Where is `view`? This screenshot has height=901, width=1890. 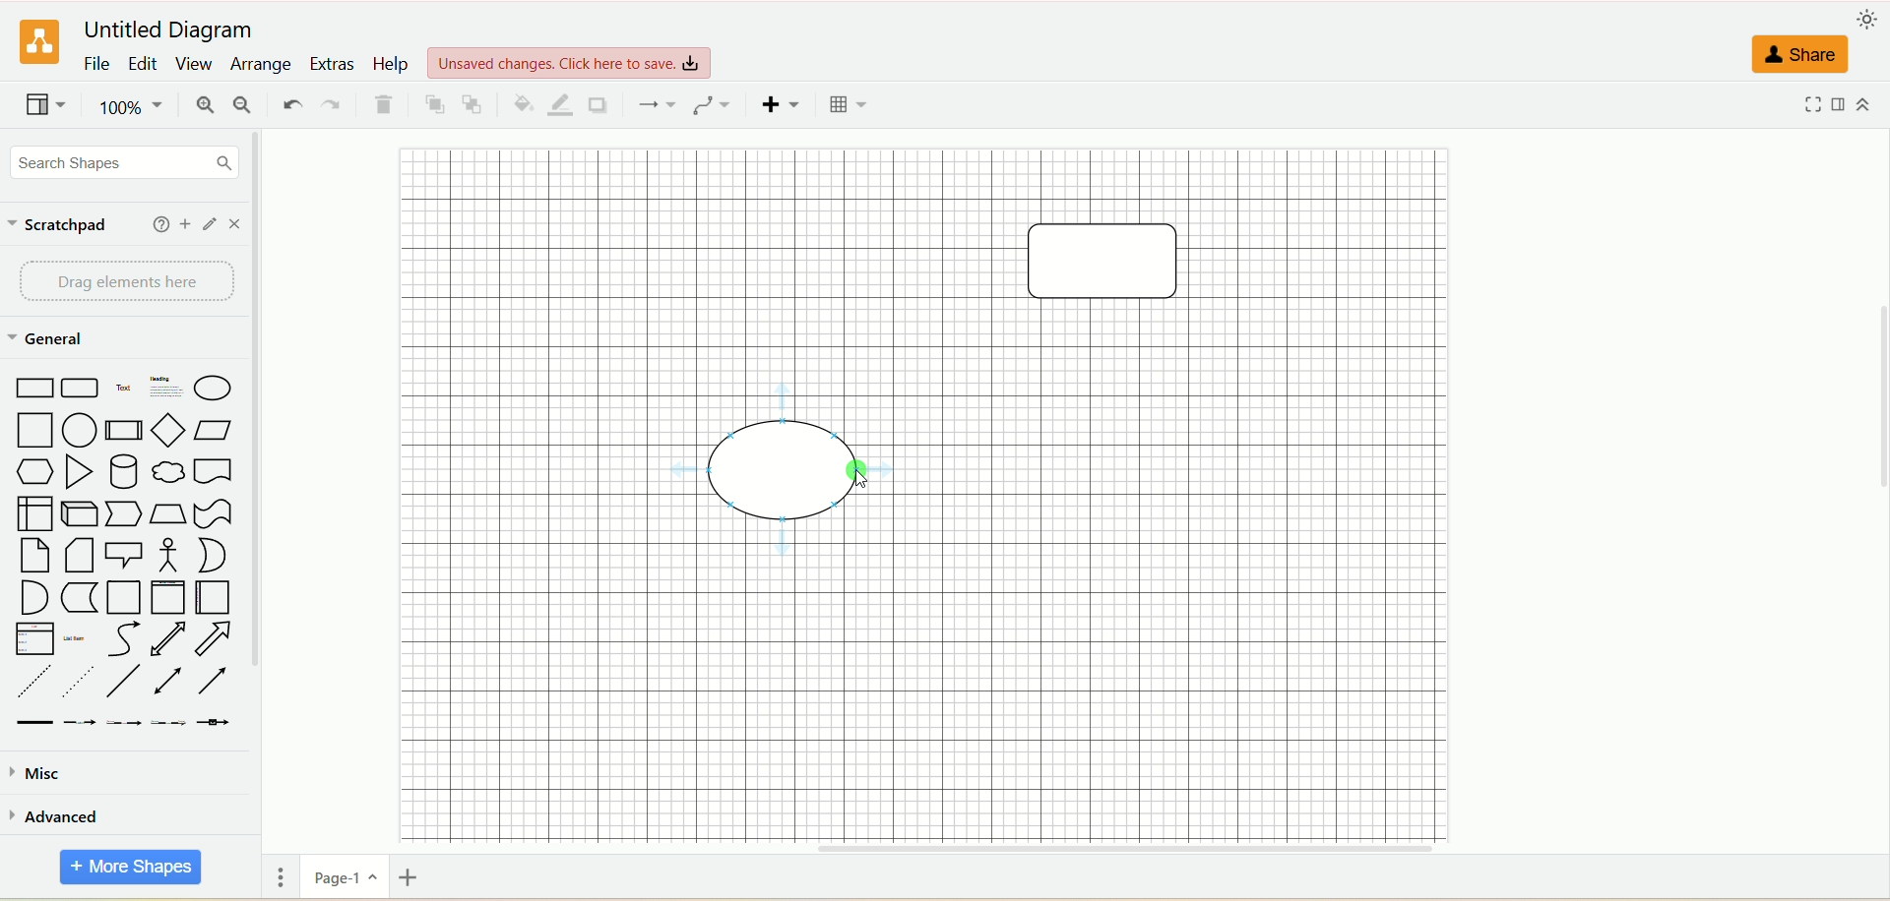 view is located at coordinates (46, 107).